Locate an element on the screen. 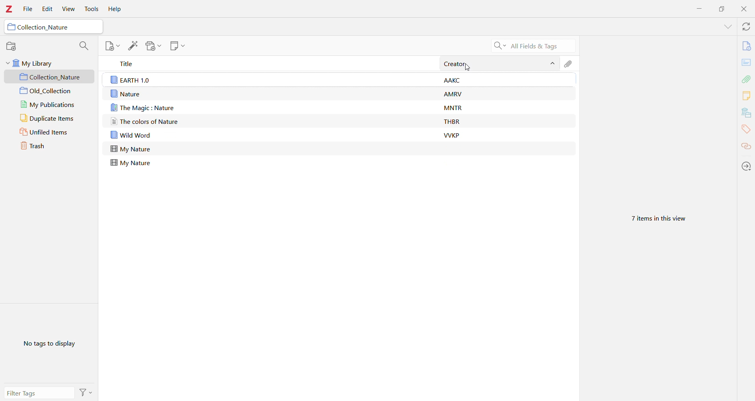  Creator information is located at coordinates (452, 81).